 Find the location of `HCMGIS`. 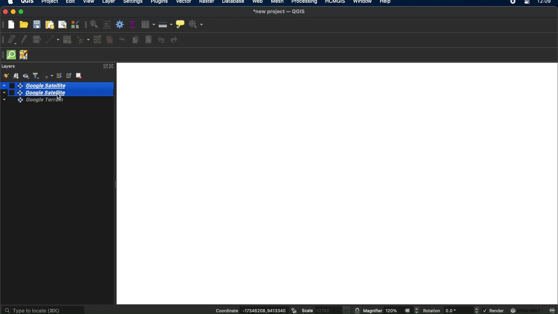

HCMGIS is located at coordinates (335, 2).